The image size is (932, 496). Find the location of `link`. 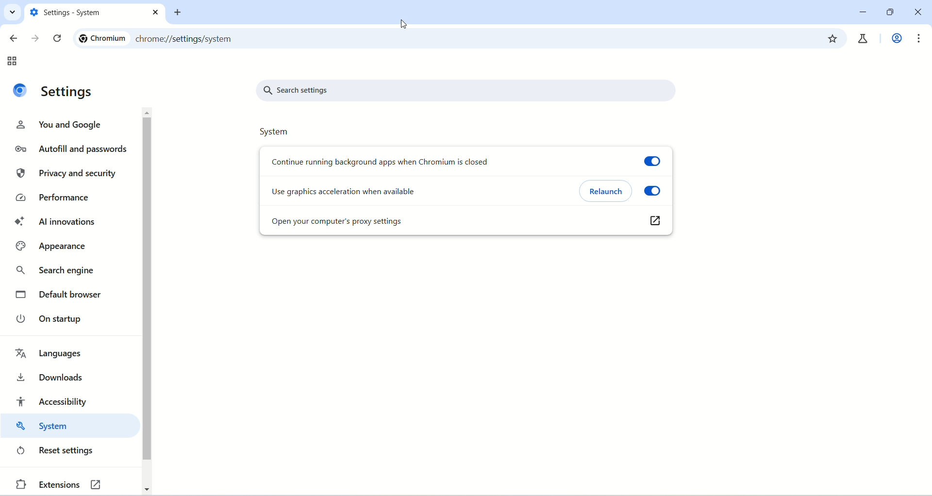

link is located at coordinates (105, 483).